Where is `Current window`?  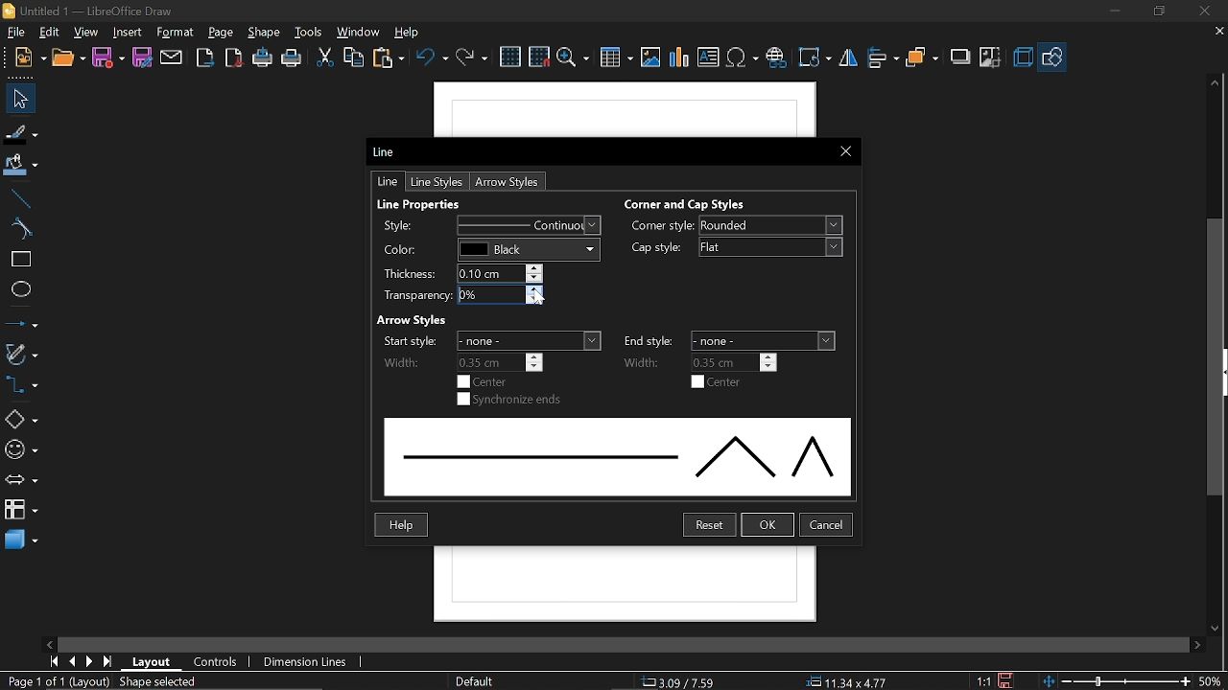
Current window is located at coordinates (386, 153).